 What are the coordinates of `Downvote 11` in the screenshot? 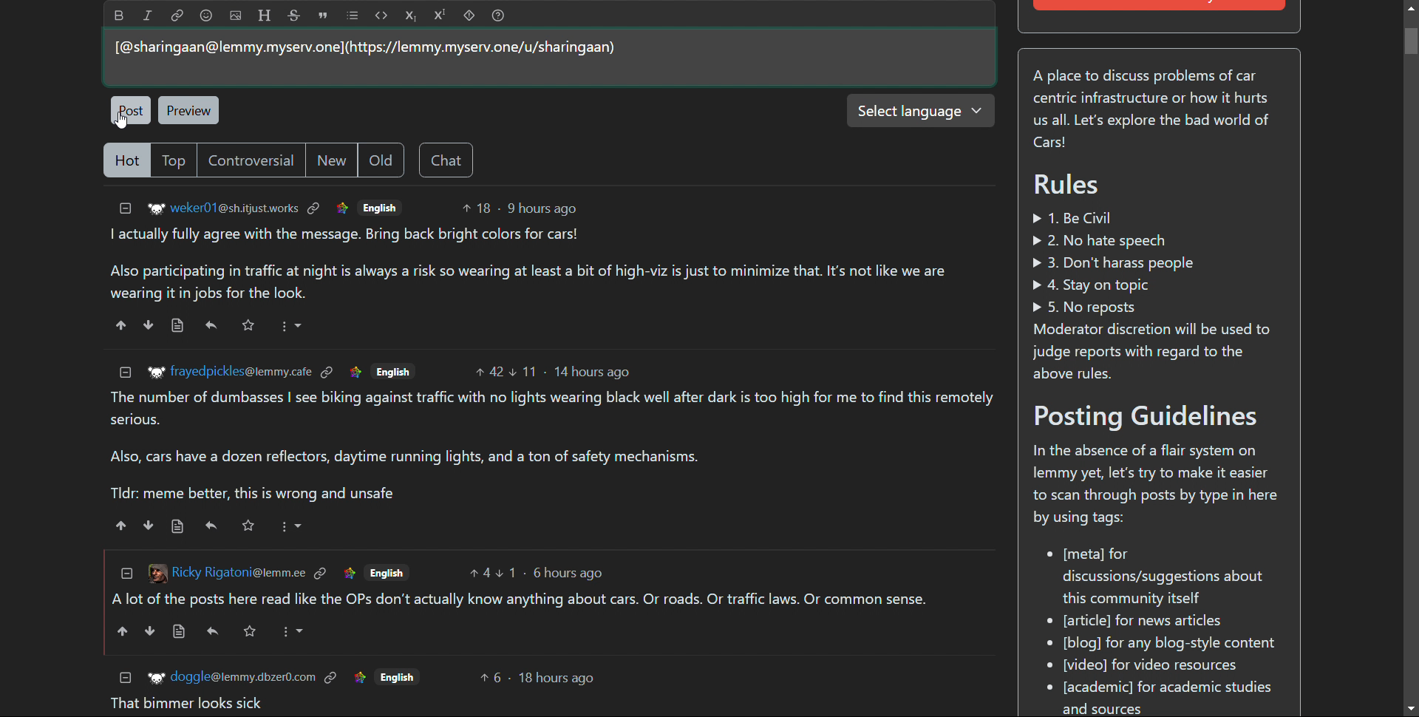 It's located at (525, 369).